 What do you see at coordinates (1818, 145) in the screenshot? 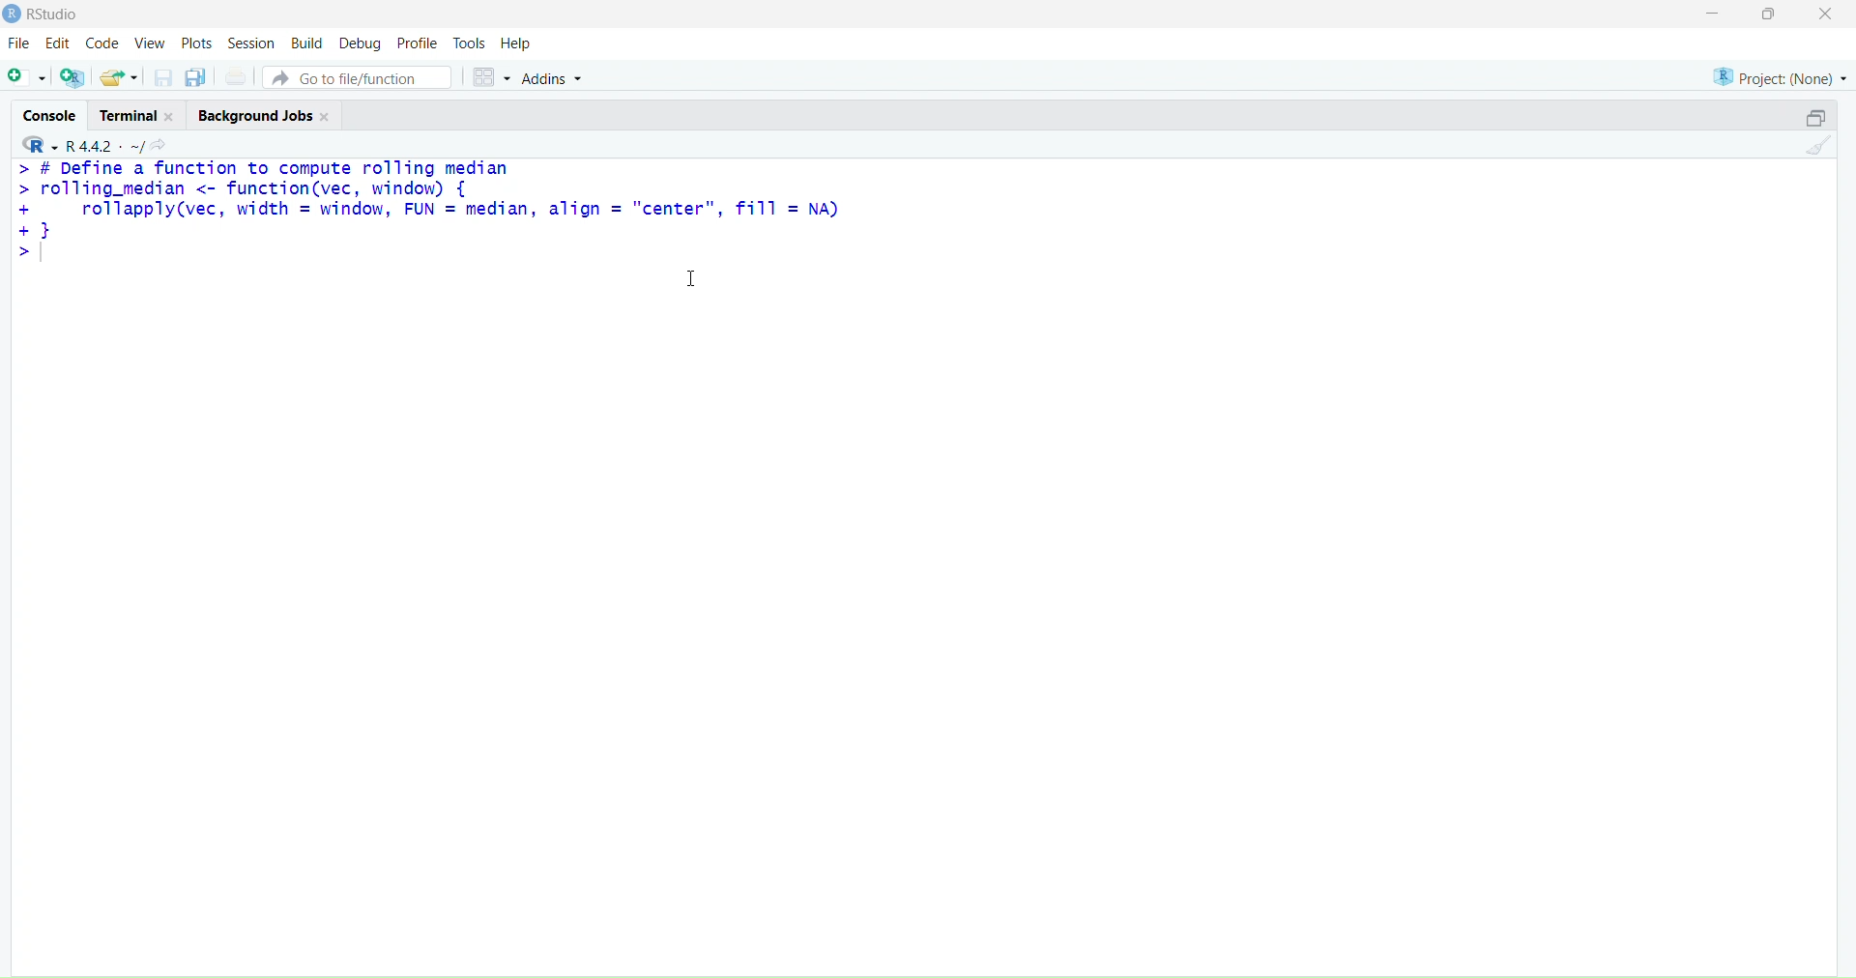
I see `clean` at bounding box center [1818, 145].